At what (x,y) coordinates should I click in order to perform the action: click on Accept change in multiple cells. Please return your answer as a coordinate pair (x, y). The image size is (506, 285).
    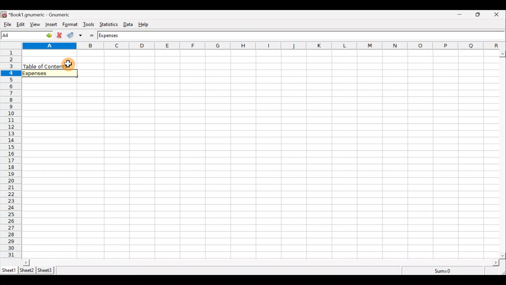
    Looking at the image, I should click on (82, 35).